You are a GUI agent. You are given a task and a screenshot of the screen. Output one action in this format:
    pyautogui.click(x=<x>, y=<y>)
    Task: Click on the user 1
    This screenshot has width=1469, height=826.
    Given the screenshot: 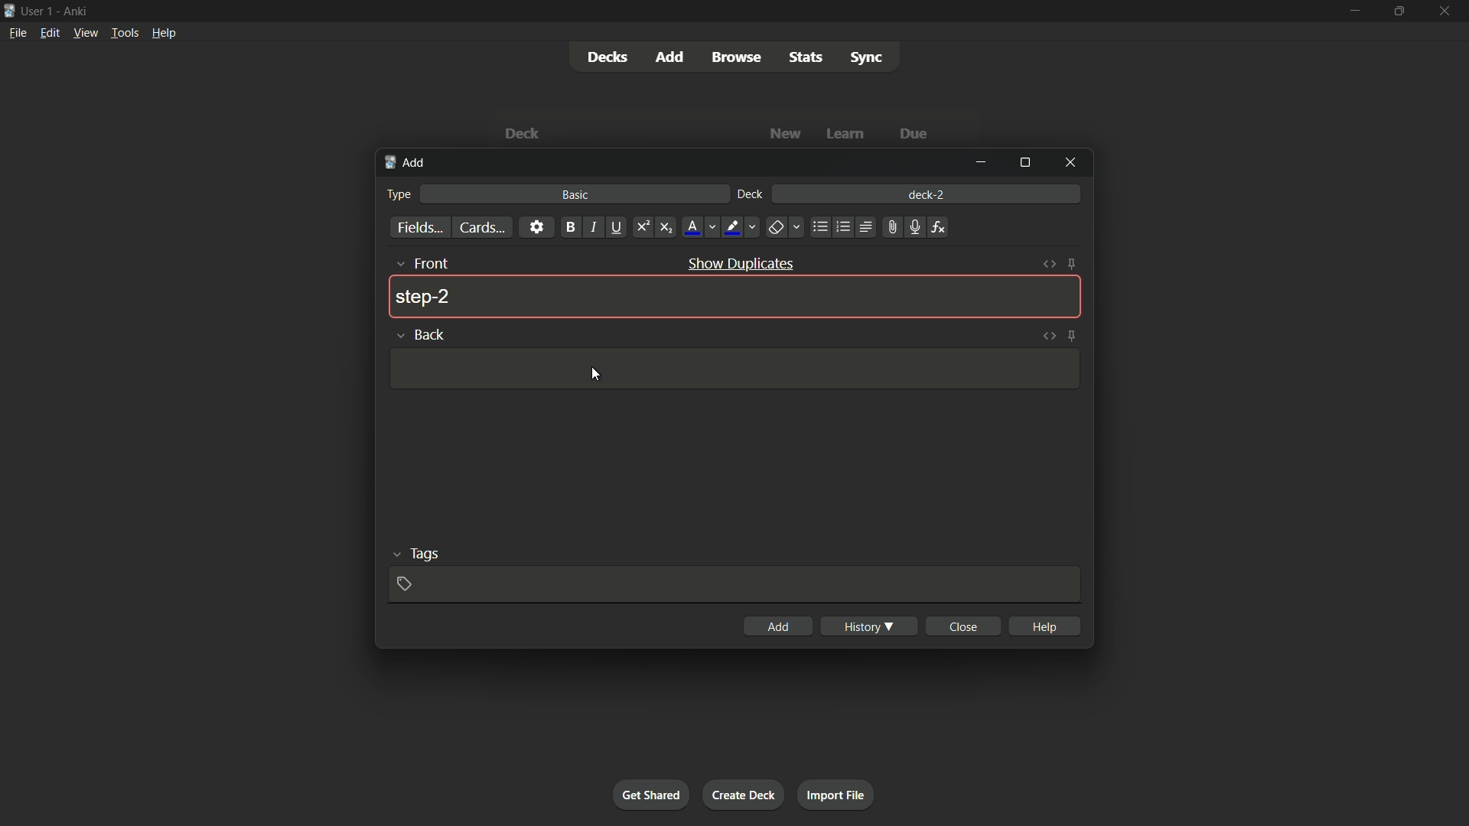 What is the action you would take?
    pyautogui.click(x=39, y=13)
    